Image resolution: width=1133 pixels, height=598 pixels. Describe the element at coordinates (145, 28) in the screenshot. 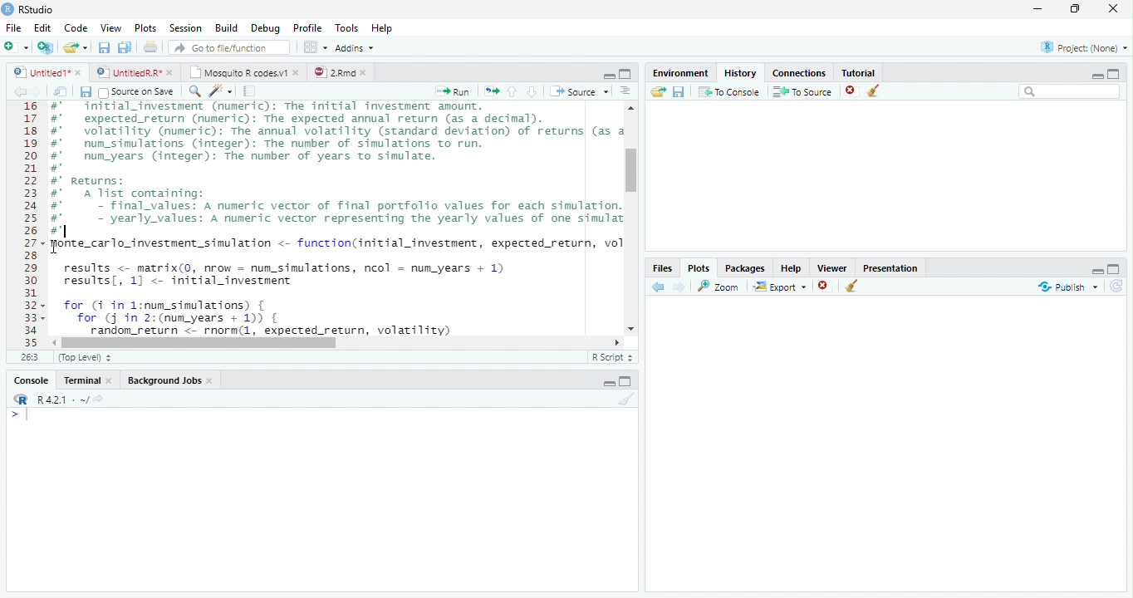

I see `Plots` at that location.